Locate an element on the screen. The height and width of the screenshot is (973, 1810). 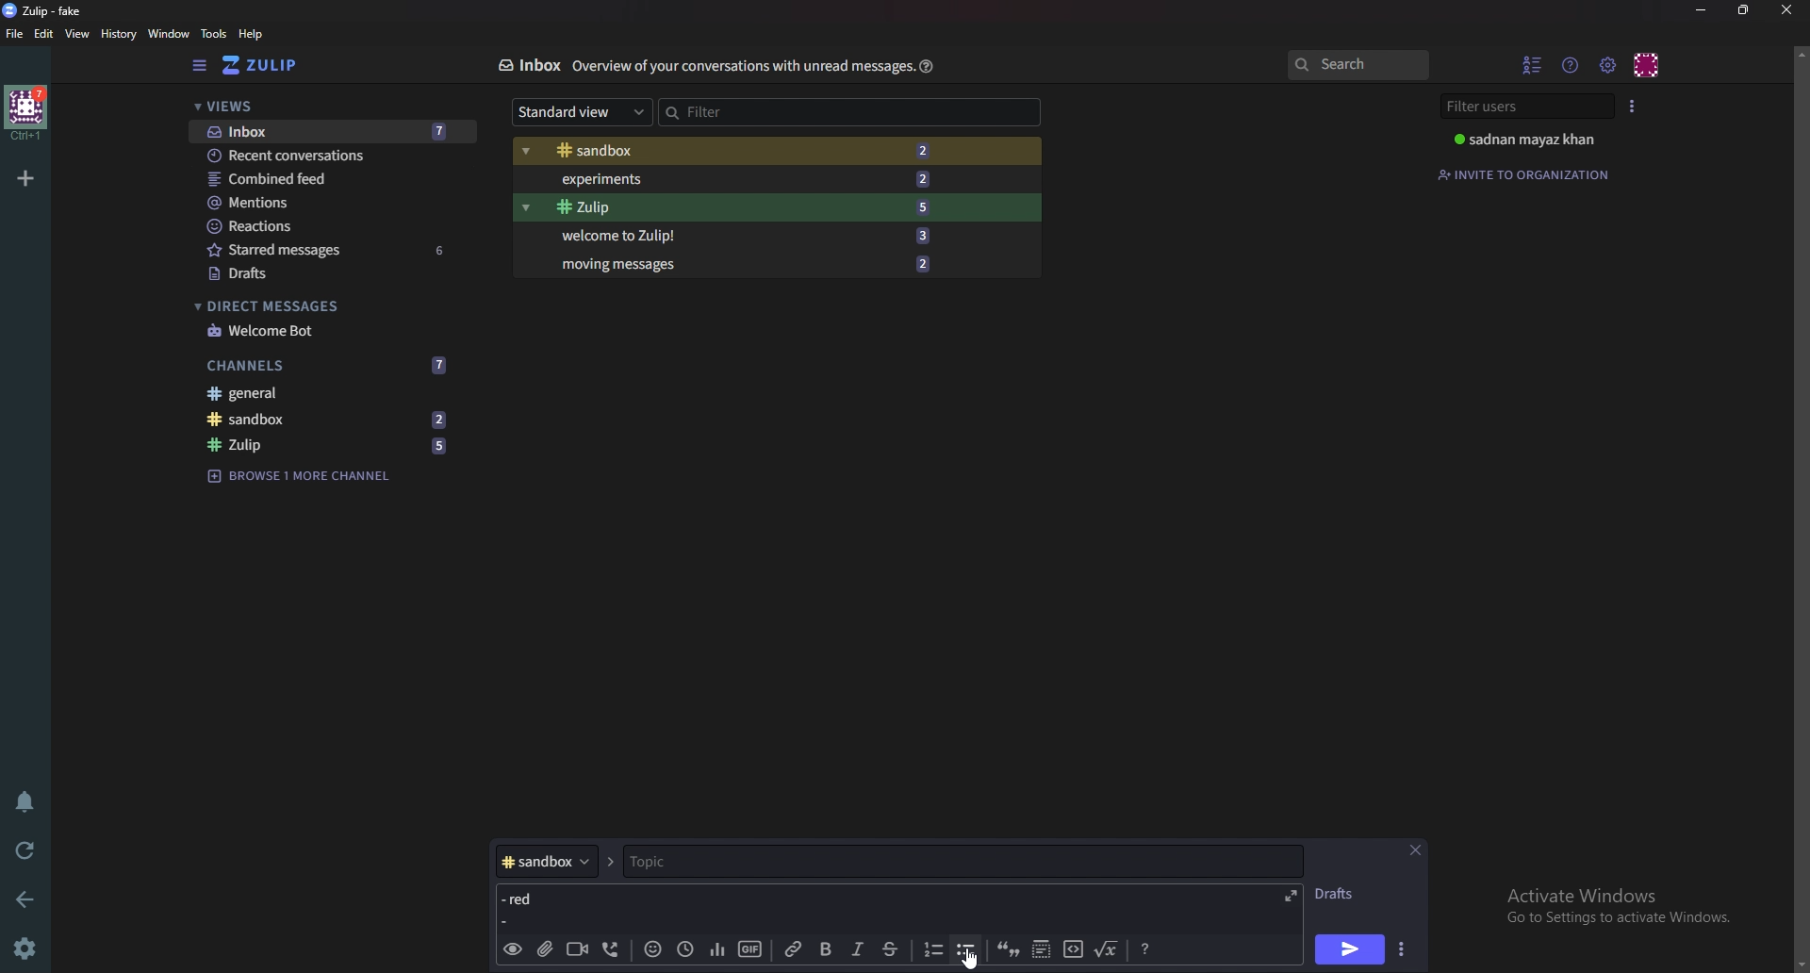
bold is located at coordinates (829, 950).